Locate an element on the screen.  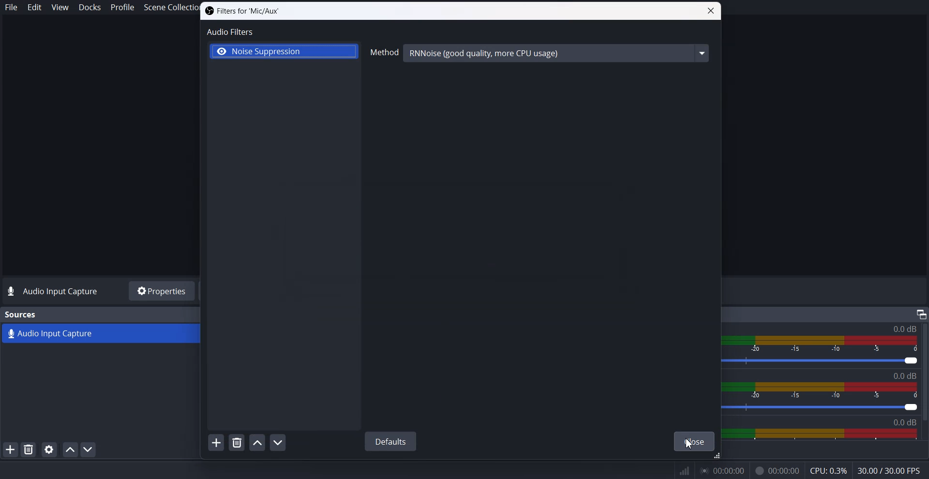
Audio Input capture is located at coordinates (904, 329).